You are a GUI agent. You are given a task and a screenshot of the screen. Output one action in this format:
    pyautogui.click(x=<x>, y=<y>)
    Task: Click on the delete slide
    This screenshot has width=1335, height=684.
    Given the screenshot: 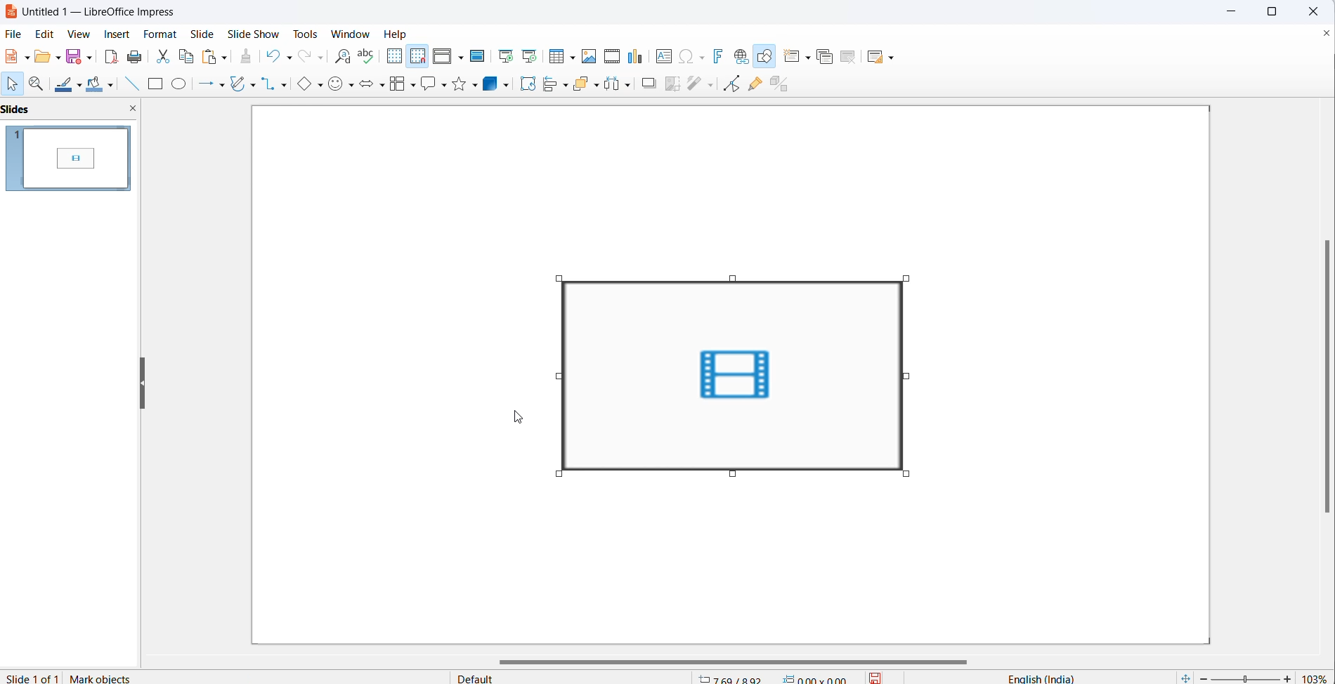 What is the action you would take?
    pyautogui.click(x=850, y=57)
    